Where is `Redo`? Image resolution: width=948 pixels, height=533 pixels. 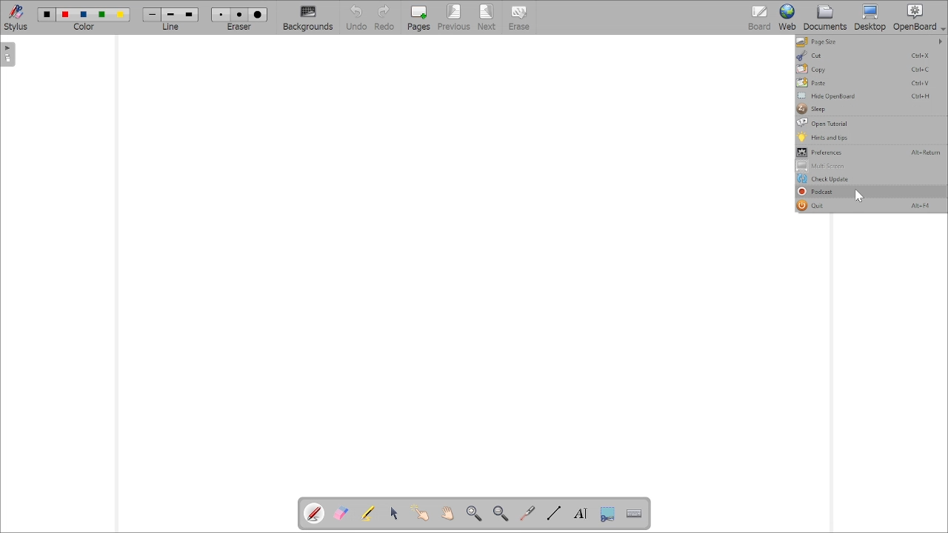
Redo is located at coordinates (384, 17).